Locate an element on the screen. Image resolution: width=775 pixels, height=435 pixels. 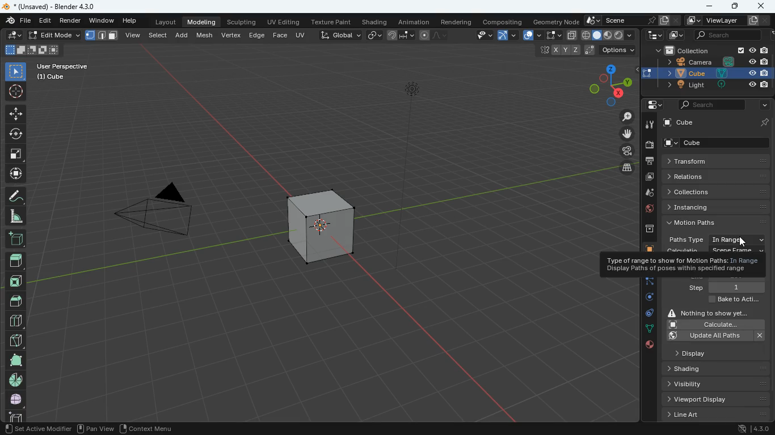
vertex is located at coordinates (231, 35).